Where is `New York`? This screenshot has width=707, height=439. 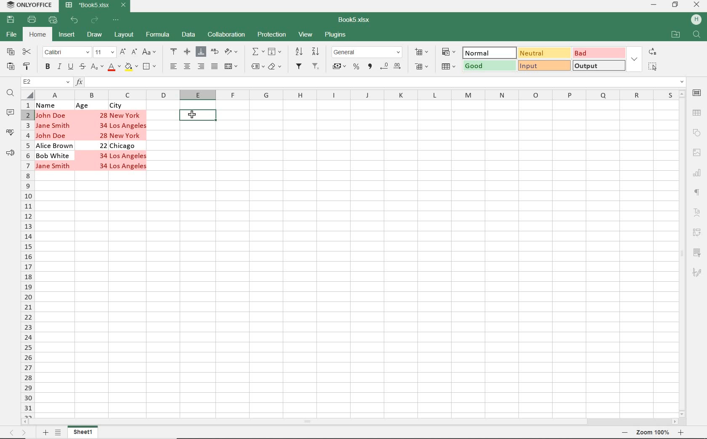
New York is located at coordinates (128, 135).